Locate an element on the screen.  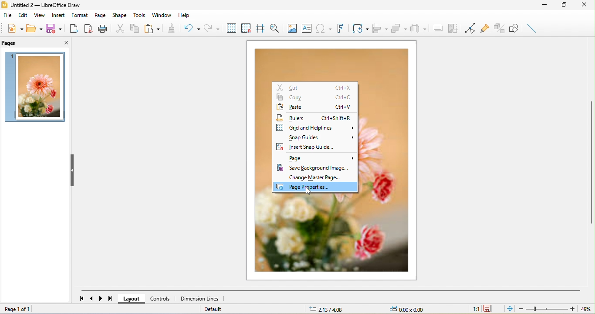
arrange is located at coordinates (398, 28).